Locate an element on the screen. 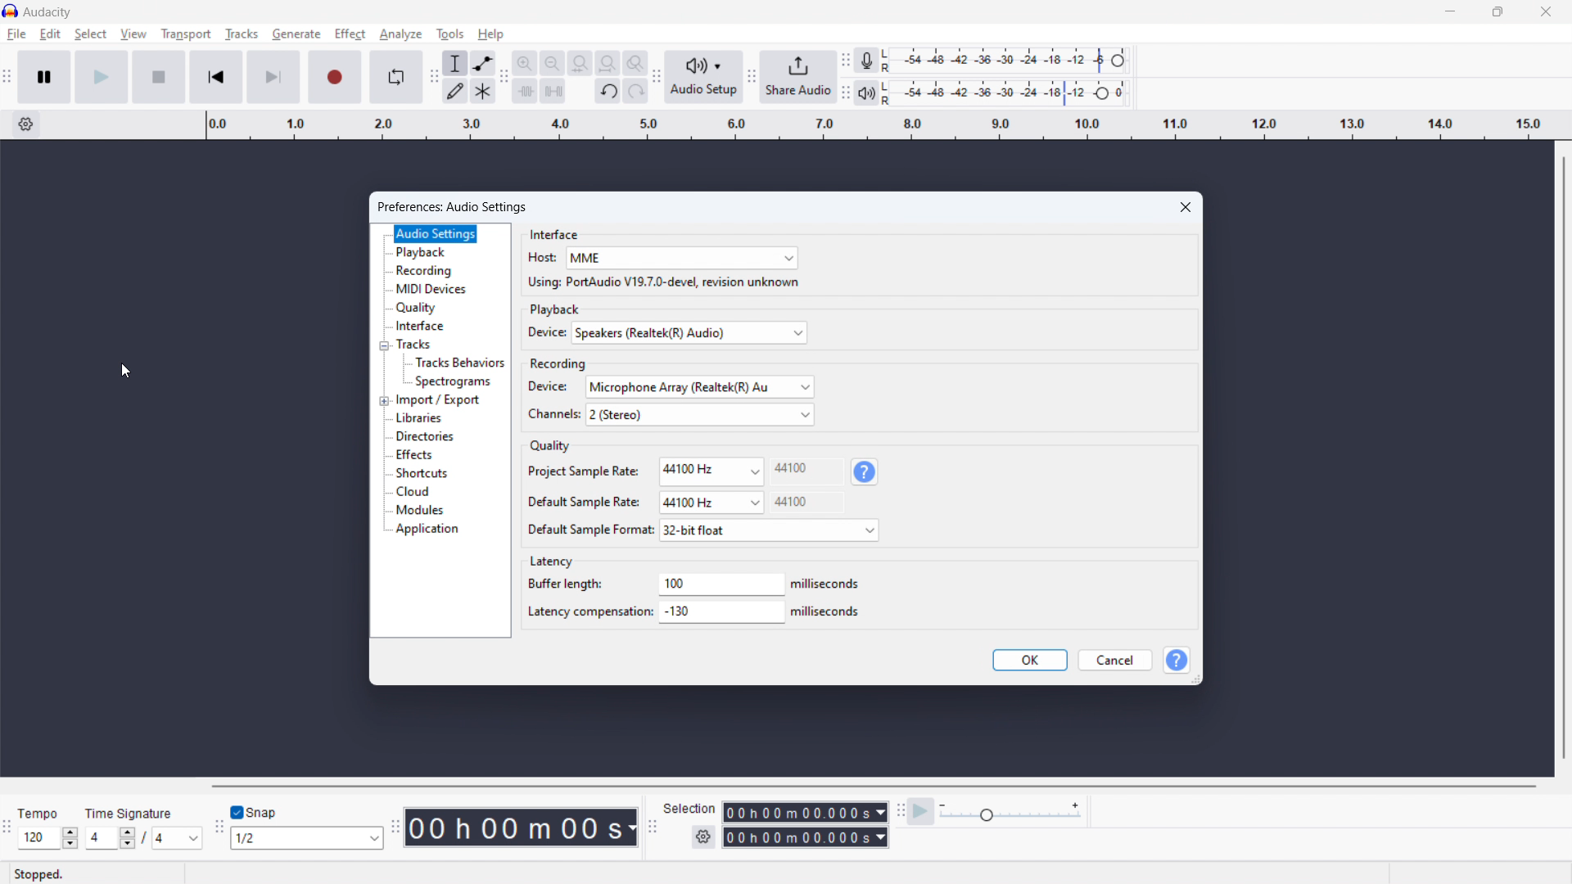 Image resolution: width=1572 pixels, height=884 pixels. audio settings is located at coordinates (436, 234).